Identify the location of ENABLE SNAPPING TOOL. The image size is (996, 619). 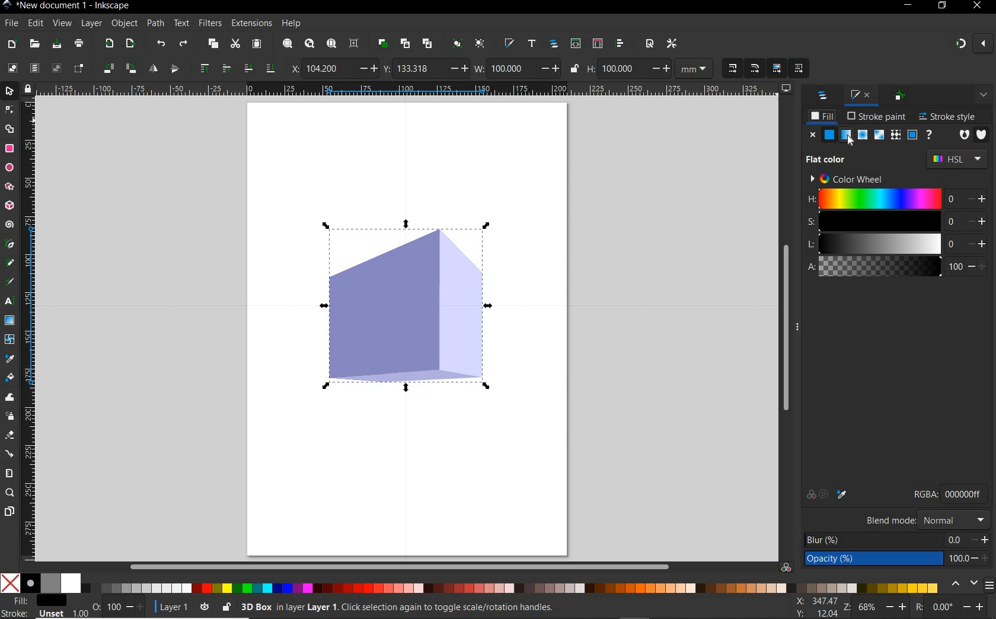
(958, 43).